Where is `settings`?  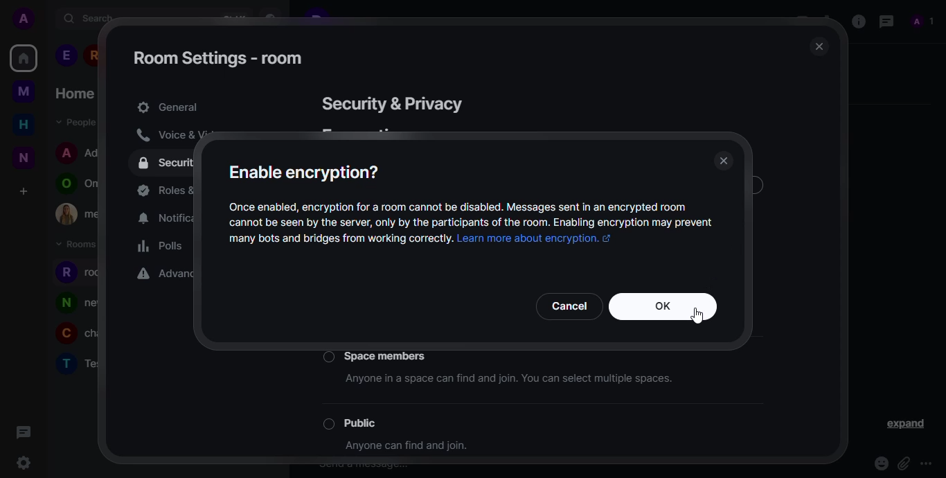 settings is located at coordinates (24, 462).